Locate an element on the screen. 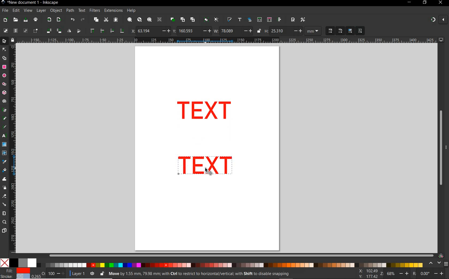 The width and height of the screenshot is (449, 279). eraser tool is located at coordinates (4, 196).